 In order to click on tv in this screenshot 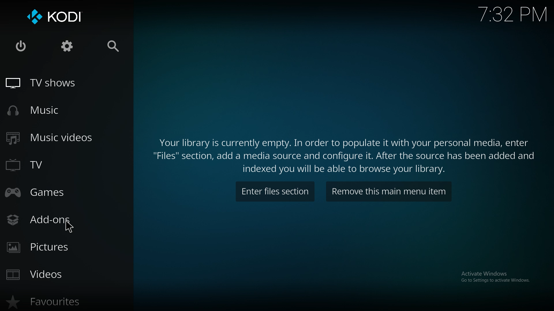, I will do `click(52, 165)`.